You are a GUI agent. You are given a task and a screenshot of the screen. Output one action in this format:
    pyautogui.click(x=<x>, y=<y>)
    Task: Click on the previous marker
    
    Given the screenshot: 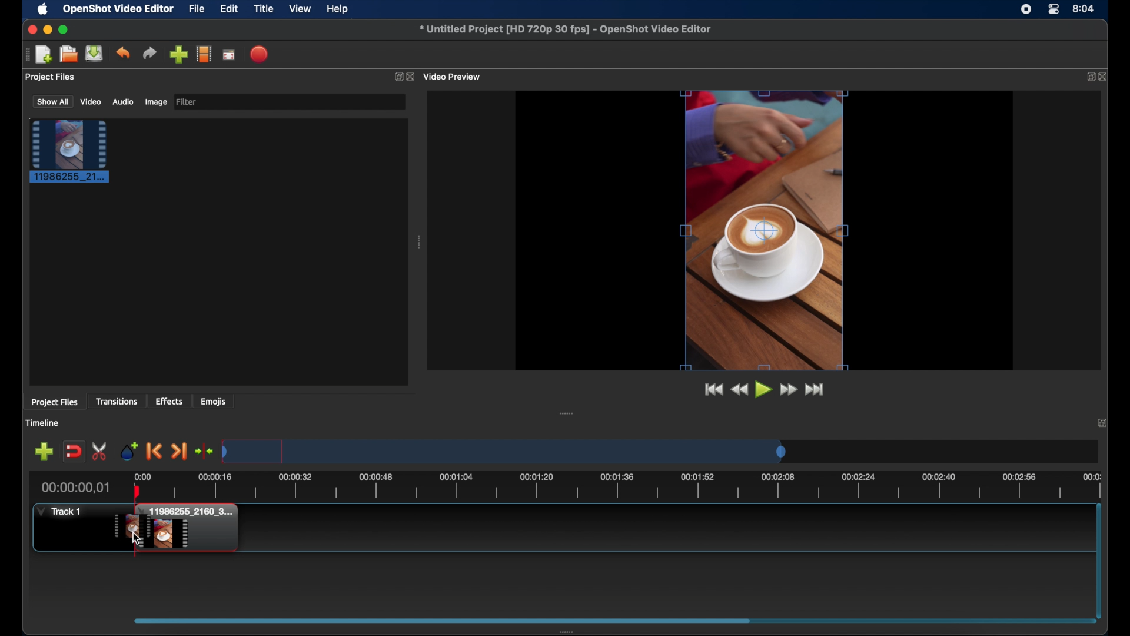 What is the action you would take?
    pyautogui.click(x=154, y=452)
    